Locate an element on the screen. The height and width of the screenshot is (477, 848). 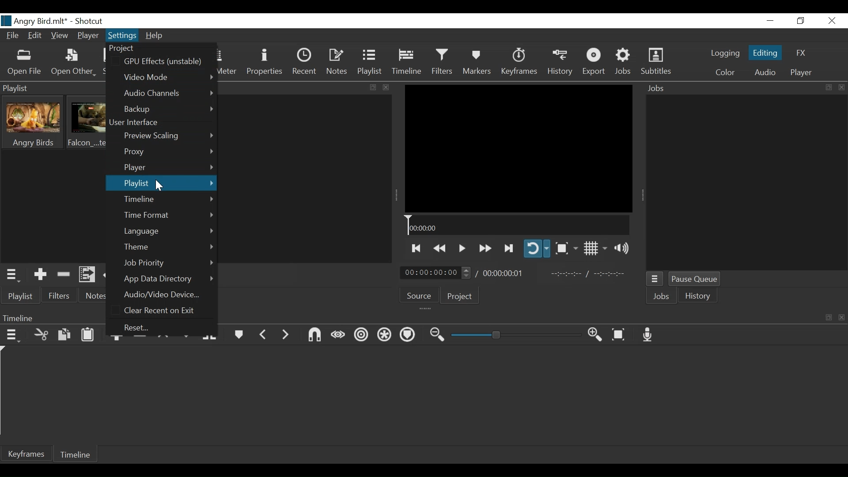
Theme is located at coordinates (168, 247).